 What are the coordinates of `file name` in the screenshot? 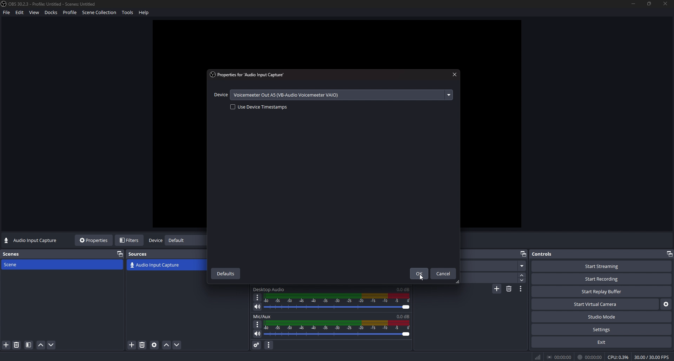 It's located at (49, 4).